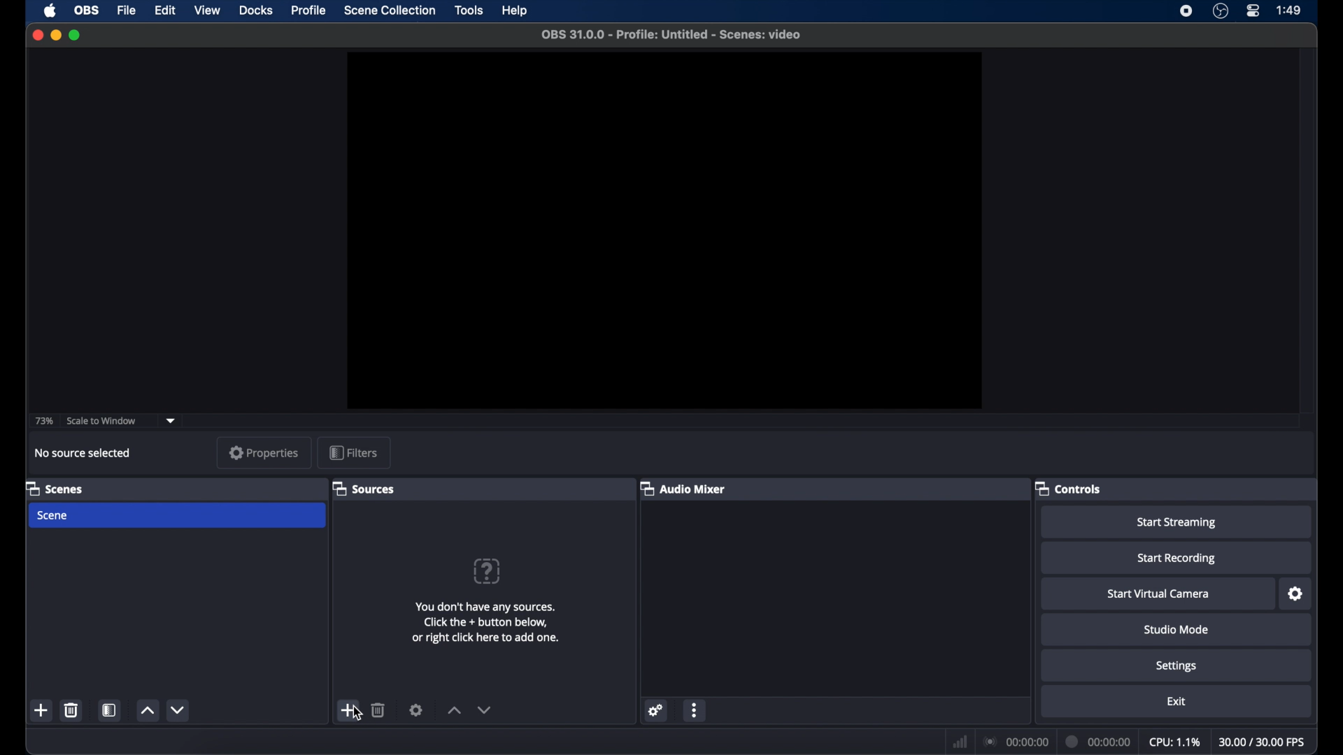 The height and width of the screenshot is (755, 1343). I want to click on scene filters, so click(110, 709).